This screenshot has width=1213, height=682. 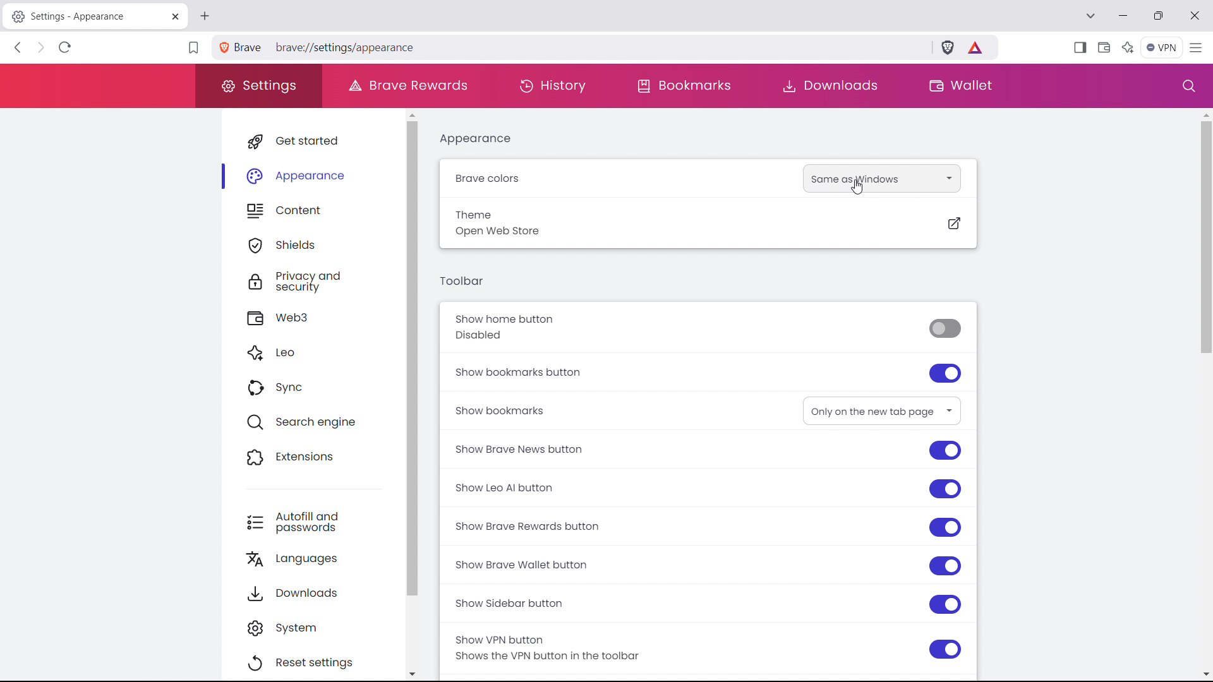 What do you see at coordinates (1200, 237) in the screenshot?
I see `scrollbar` at bounding box center [1200, 237].